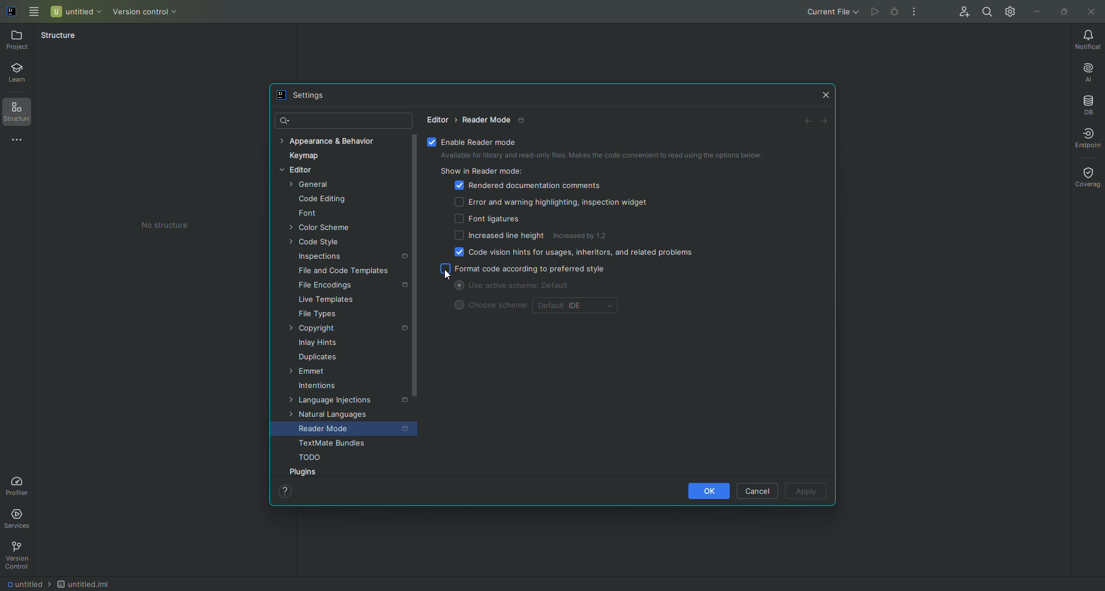  What do you see at coordinates (19, 111) in the screenshot?
I see `Structure` at bounding box center [19, 111].